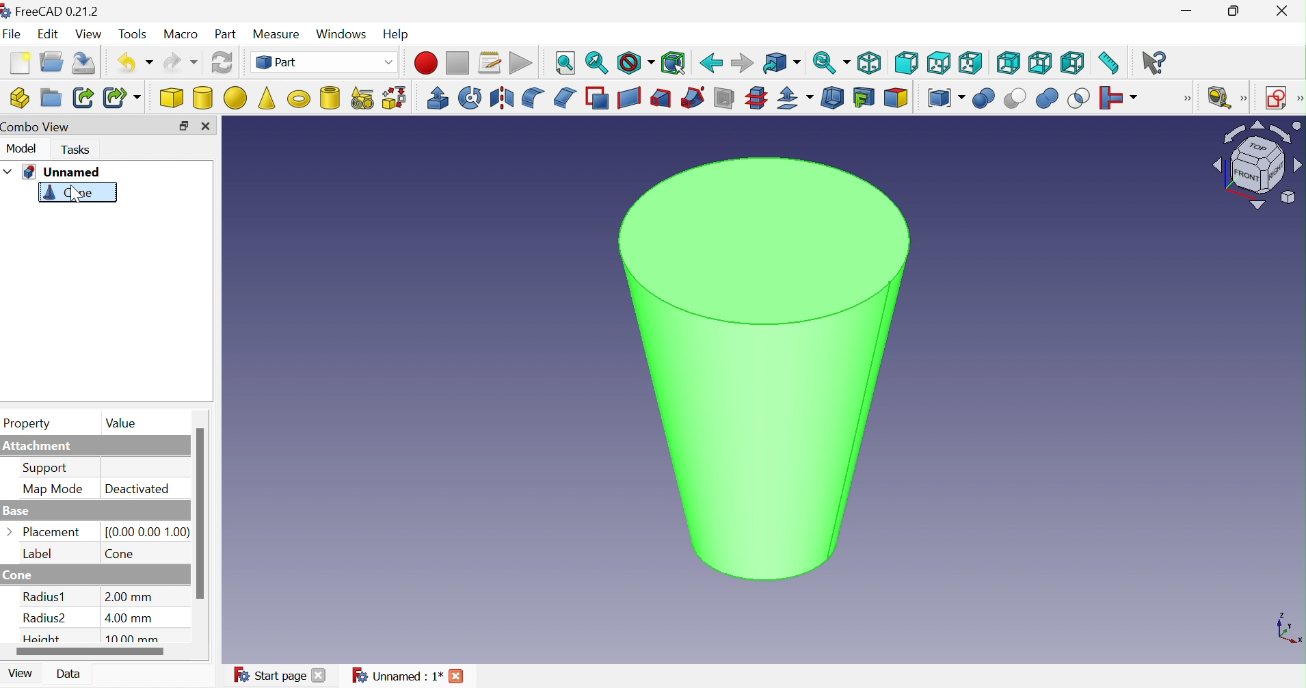 The image size is (1306, 688). I want to click on Base, so click(17, 512).